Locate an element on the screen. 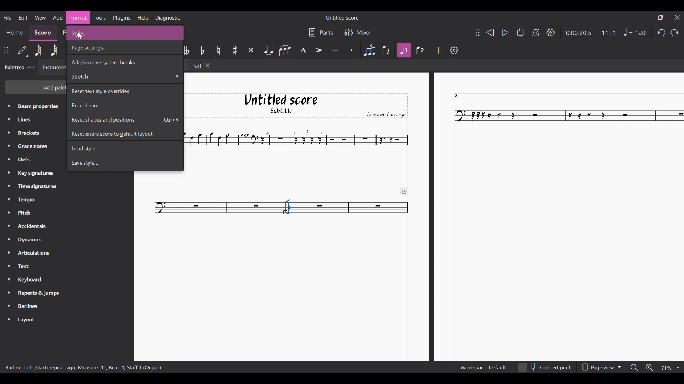 The image size is (684, 384). Undo is located at coordinates (661, 32).